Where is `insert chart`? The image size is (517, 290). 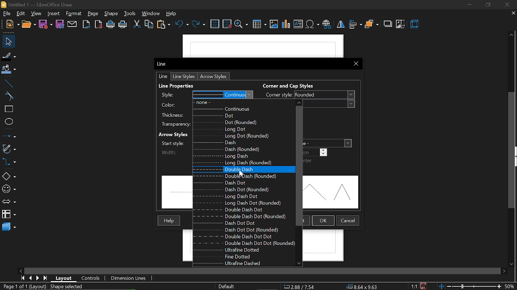 insert chart is located at coordinates (285, 24).